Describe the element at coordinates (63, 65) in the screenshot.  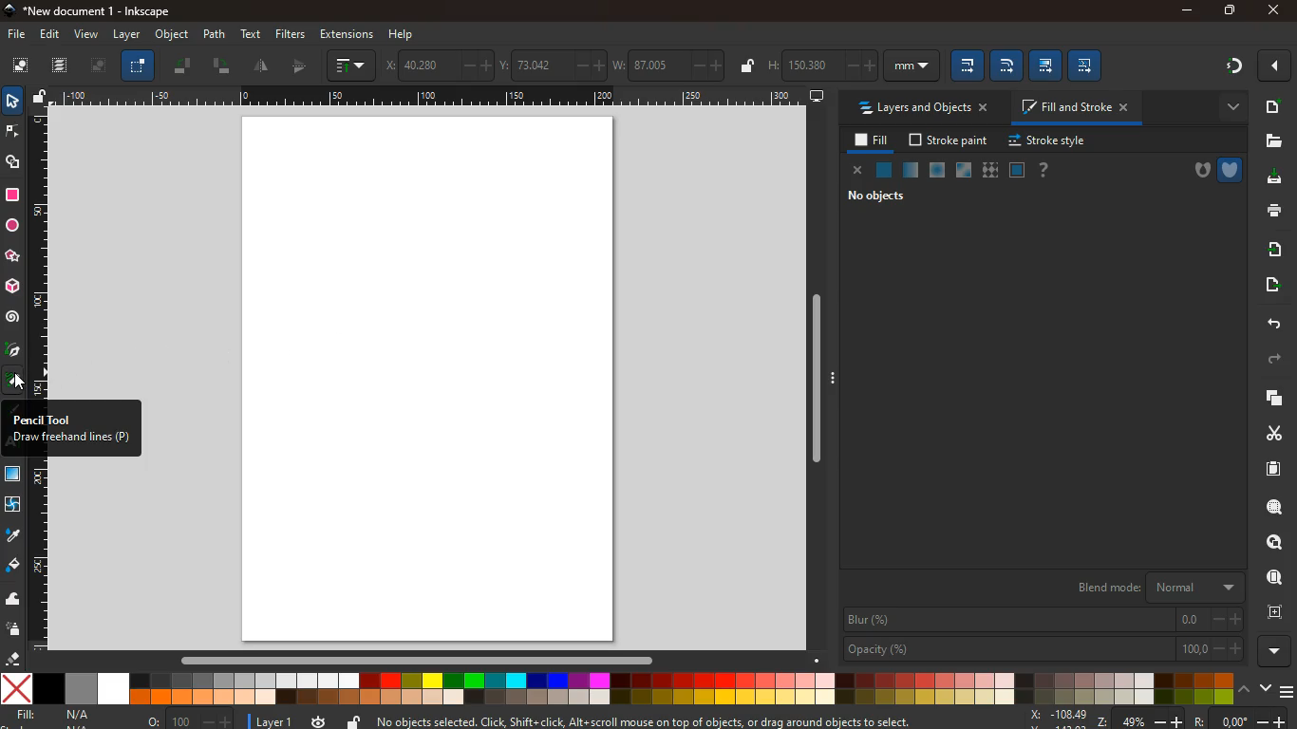
I see `layers` at that location.